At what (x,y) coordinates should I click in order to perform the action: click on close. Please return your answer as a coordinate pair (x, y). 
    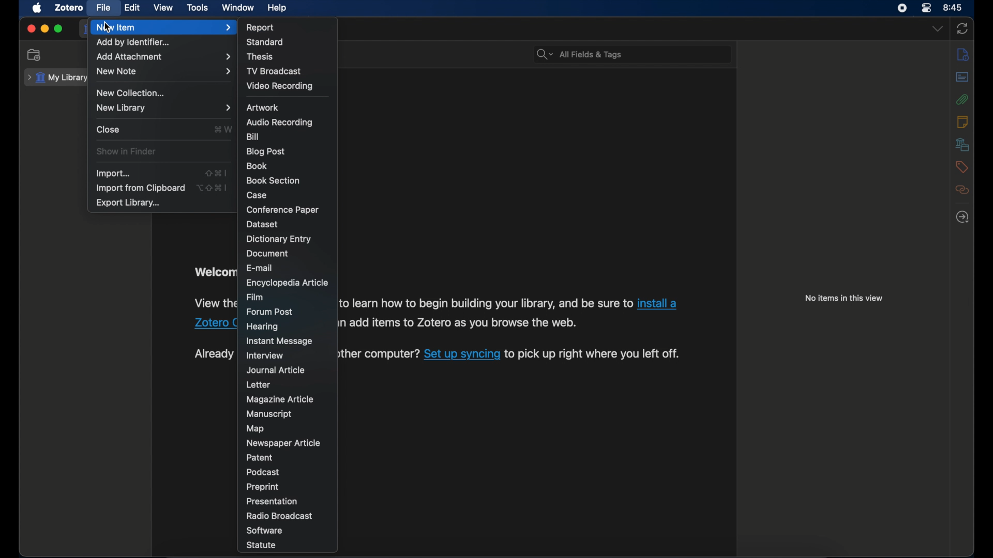
    Looking at the image, I should click on (109, 130).